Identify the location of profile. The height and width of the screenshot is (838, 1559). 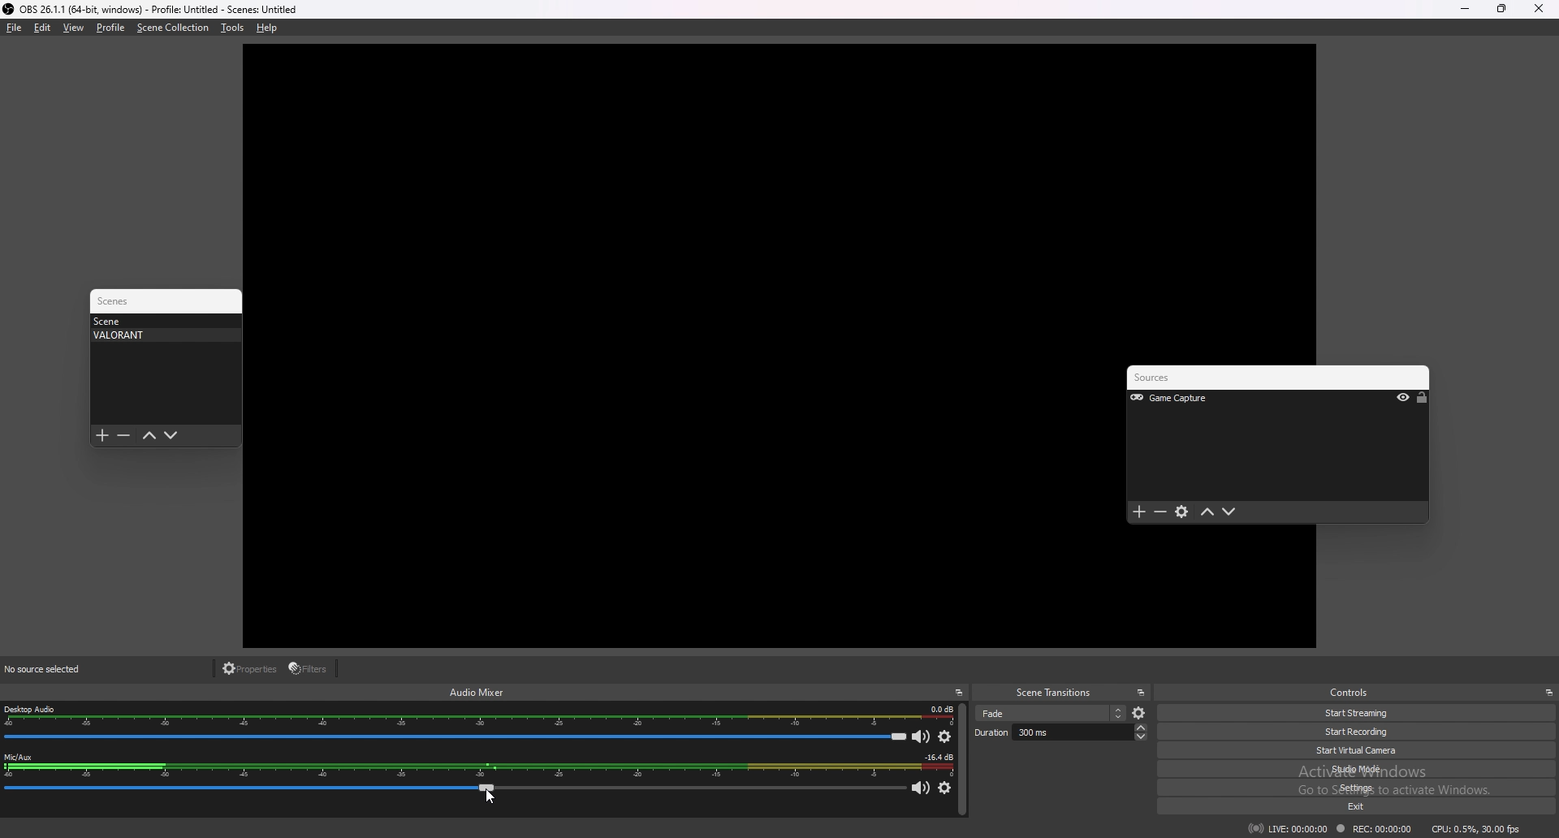
(110, 28).